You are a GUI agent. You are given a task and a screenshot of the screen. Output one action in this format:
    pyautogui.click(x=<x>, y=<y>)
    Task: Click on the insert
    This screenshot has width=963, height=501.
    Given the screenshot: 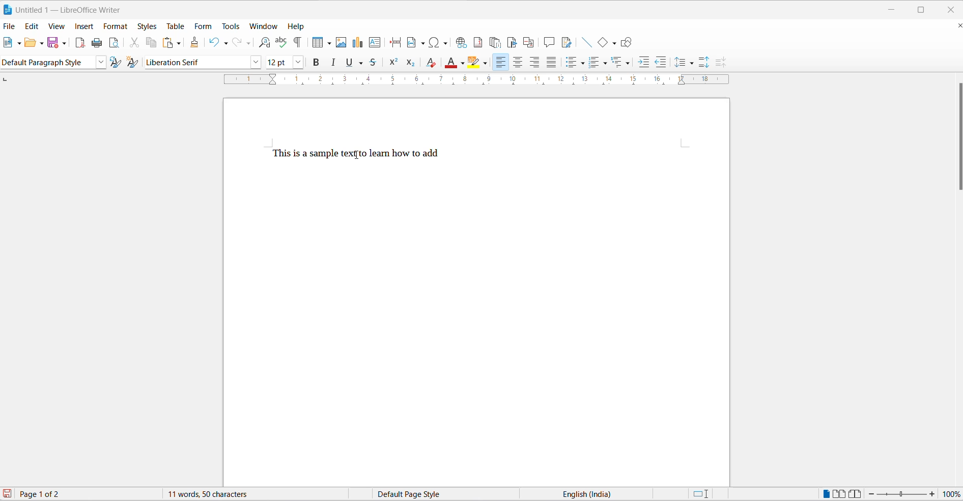 What is the action you would take?
    pyautogui.click(x=83, y=25)
    